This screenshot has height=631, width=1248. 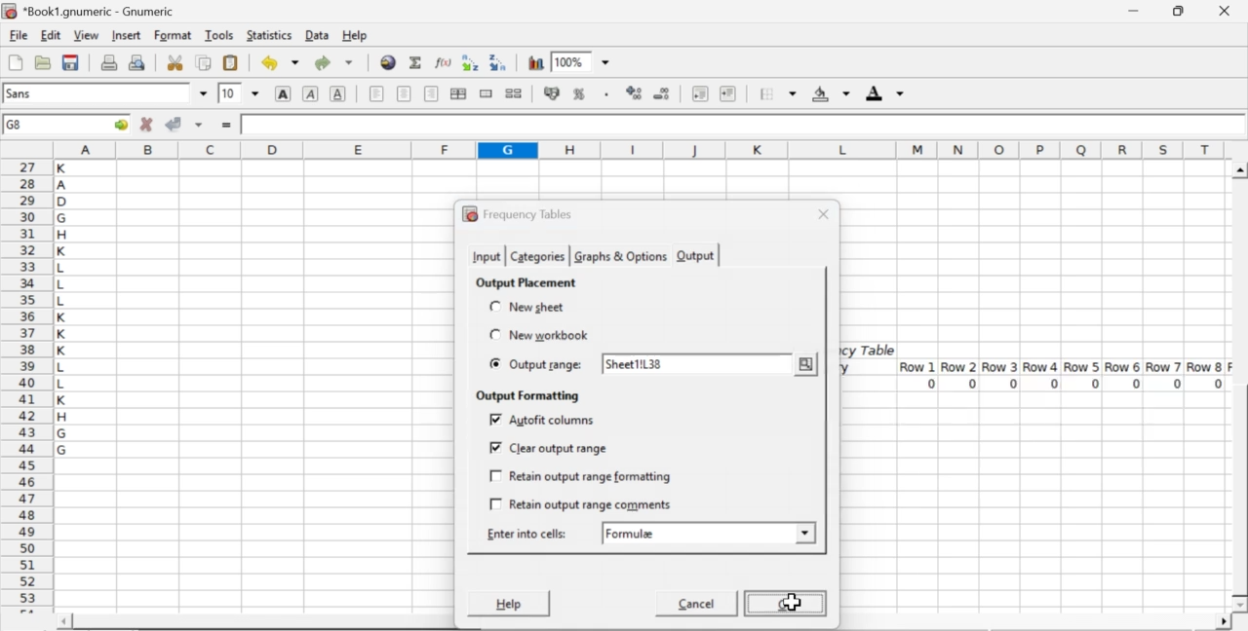 I want to click on categories, so click(x=536, y=256).